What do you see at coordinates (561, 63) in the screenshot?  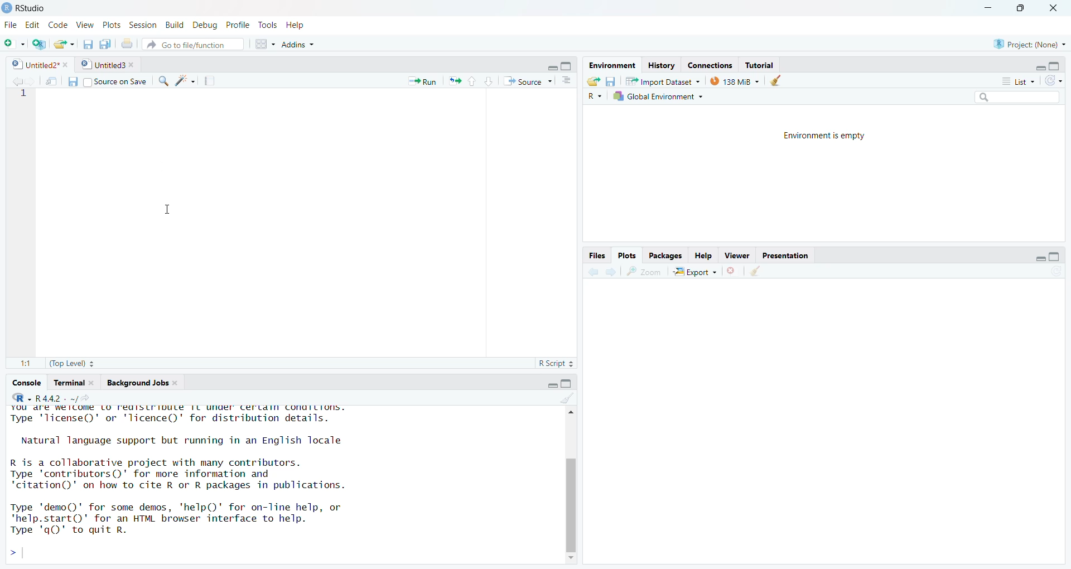 I see `minimize/maximize` at bounding box center [561, 63].